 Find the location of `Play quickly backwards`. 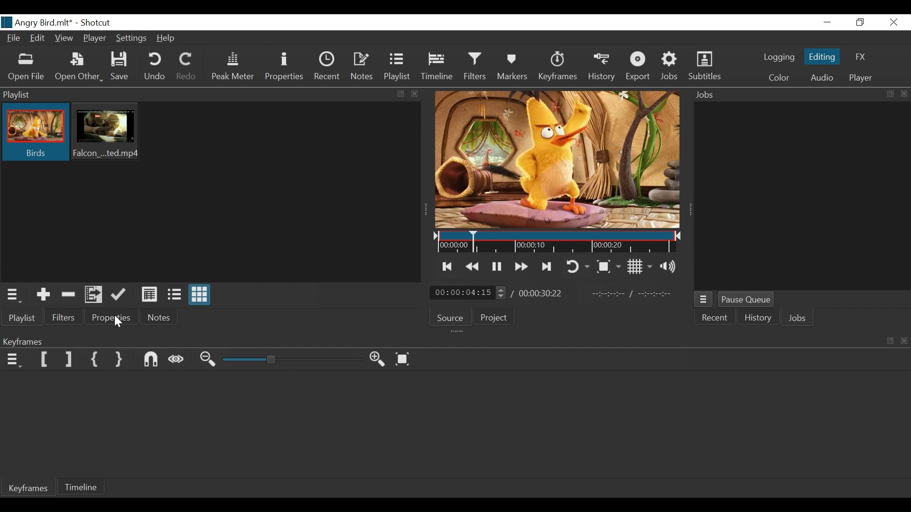

Play quickly backwards is located at coordinates (473, 266).